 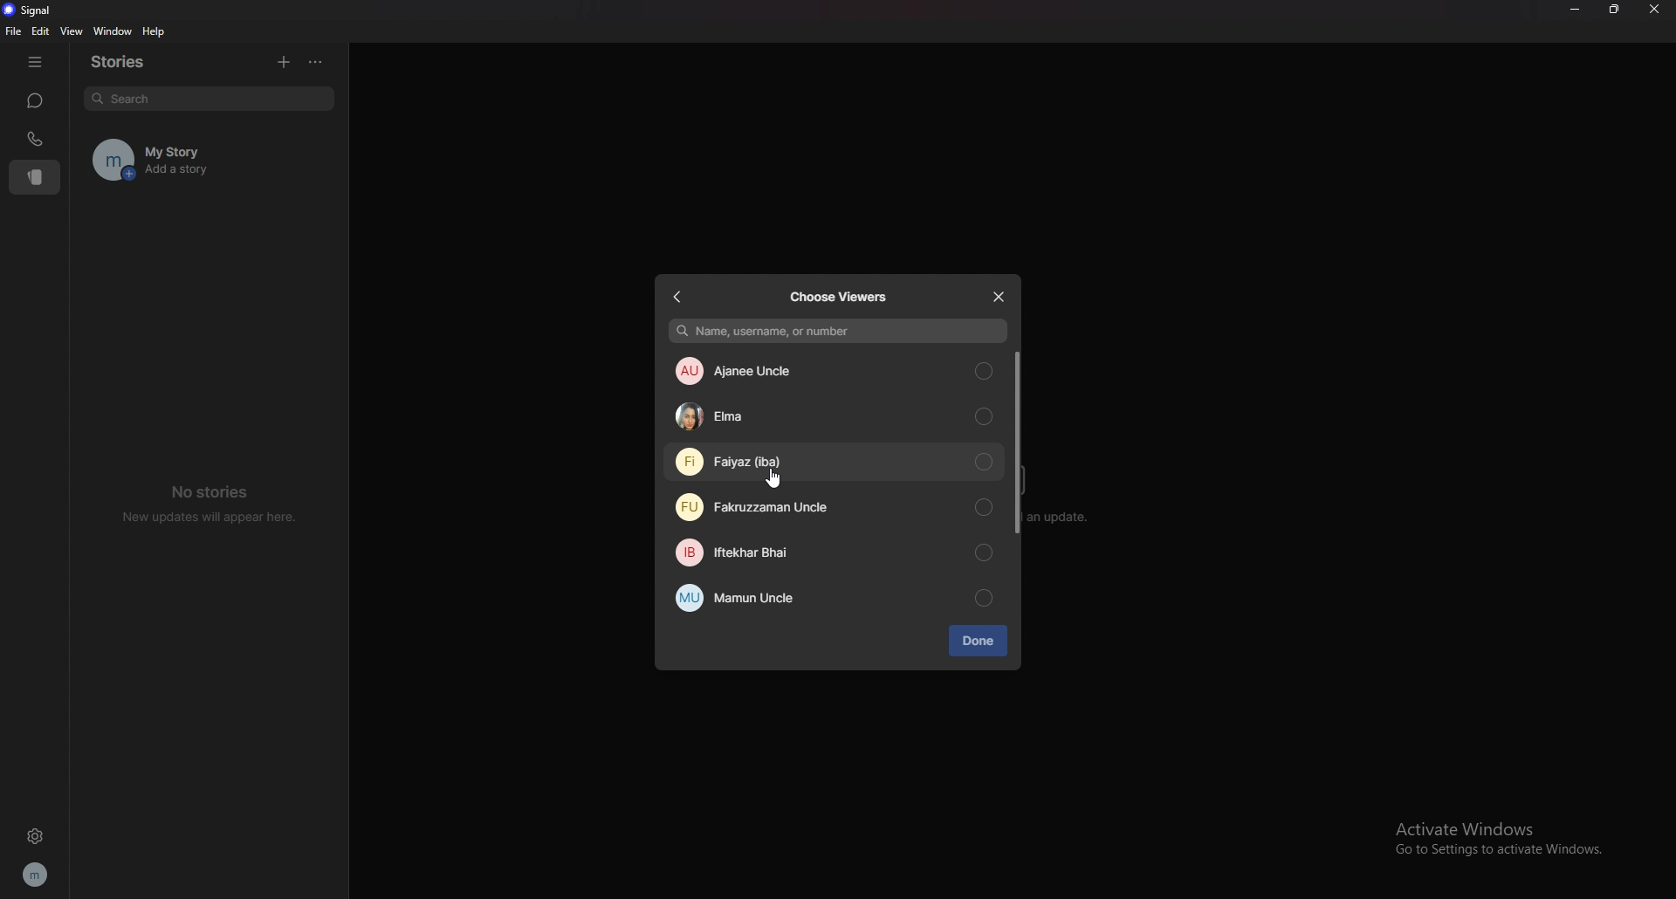 I want to click on my story, so click(x=209, y=161).